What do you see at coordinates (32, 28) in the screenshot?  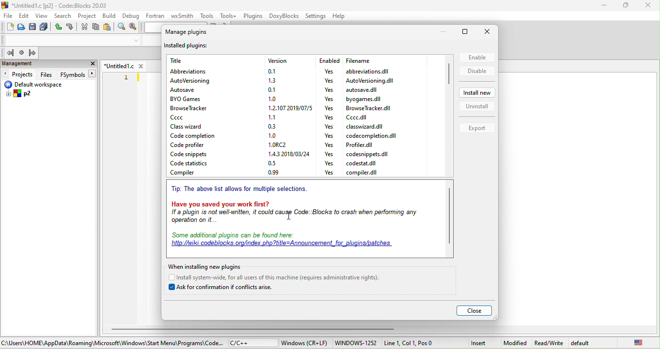 I see `save` at bounding box center [32, 28].